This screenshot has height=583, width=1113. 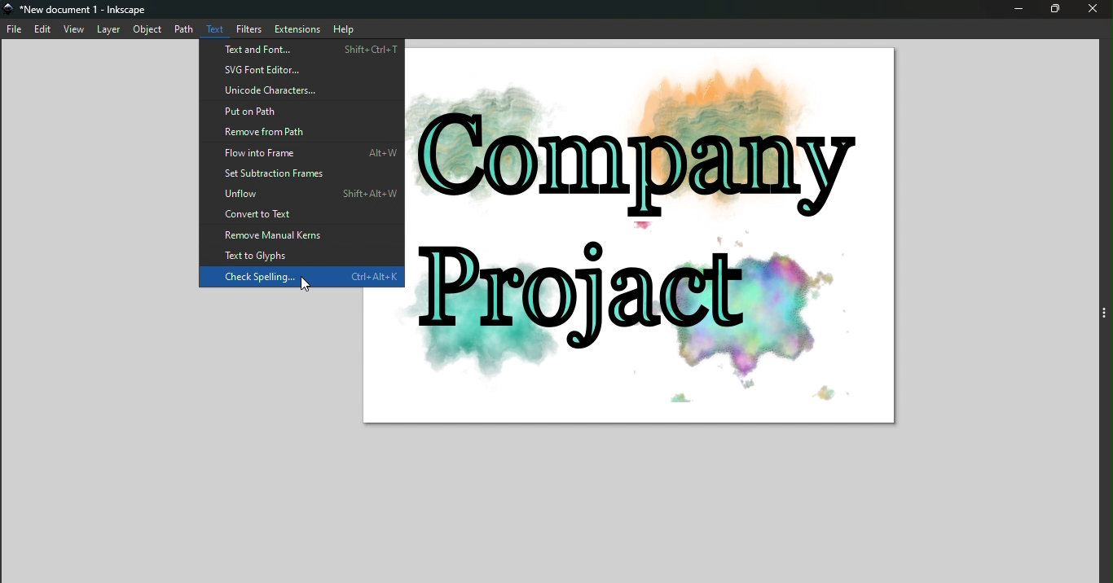 I want to click on  *New document 1 - Inkscape, so click(x=90, y=10).